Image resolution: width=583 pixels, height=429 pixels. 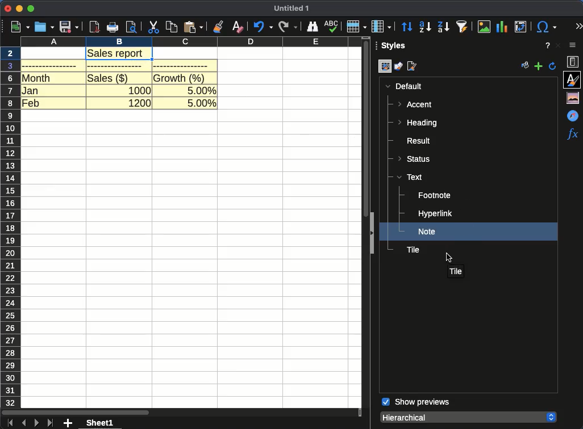 I want to click on styles, so click(x=395, y=47).